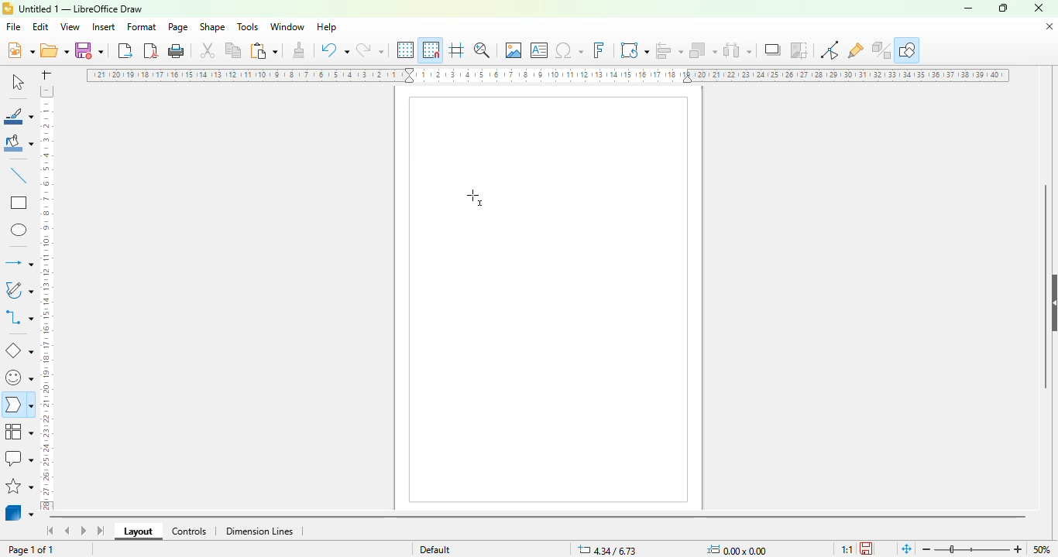 The width and height of the screenshot is (1058, 557). What do you see at coordinates (19, 351) in the screenshot?
I see `basic shapes` at bounding box center [19, 351].